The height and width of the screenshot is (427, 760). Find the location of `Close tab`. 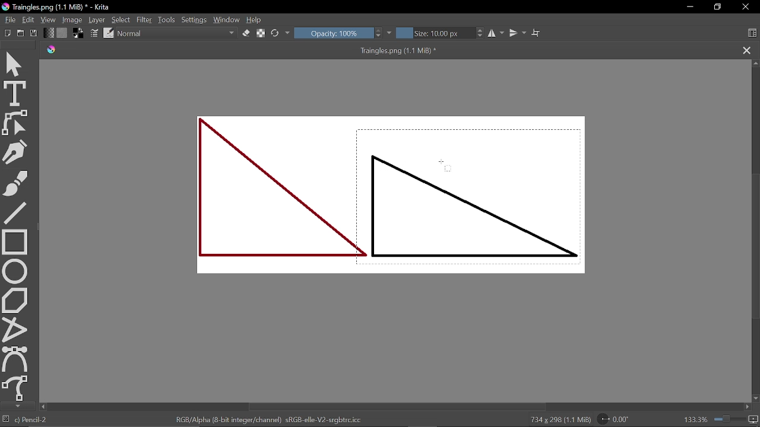

Close tab is located at coordinates (746, 51).